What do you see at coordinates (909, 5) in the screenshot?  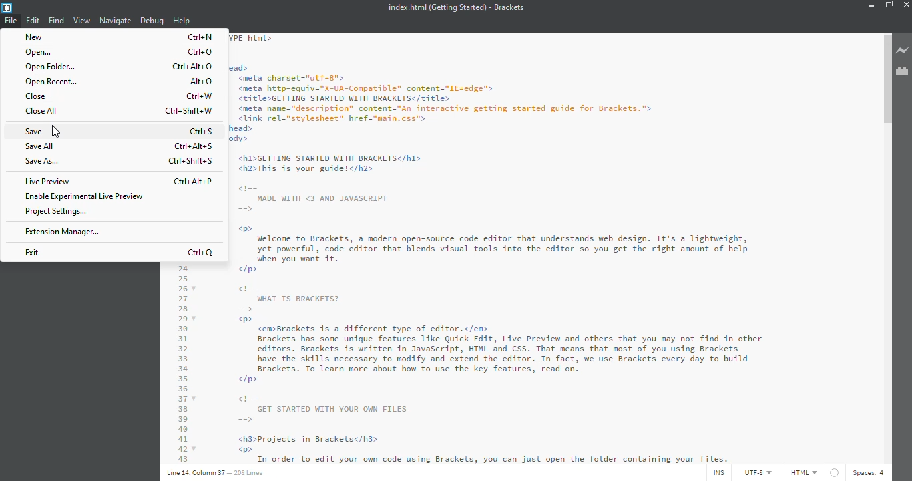 I see `close` at bounding box center [909, 5].